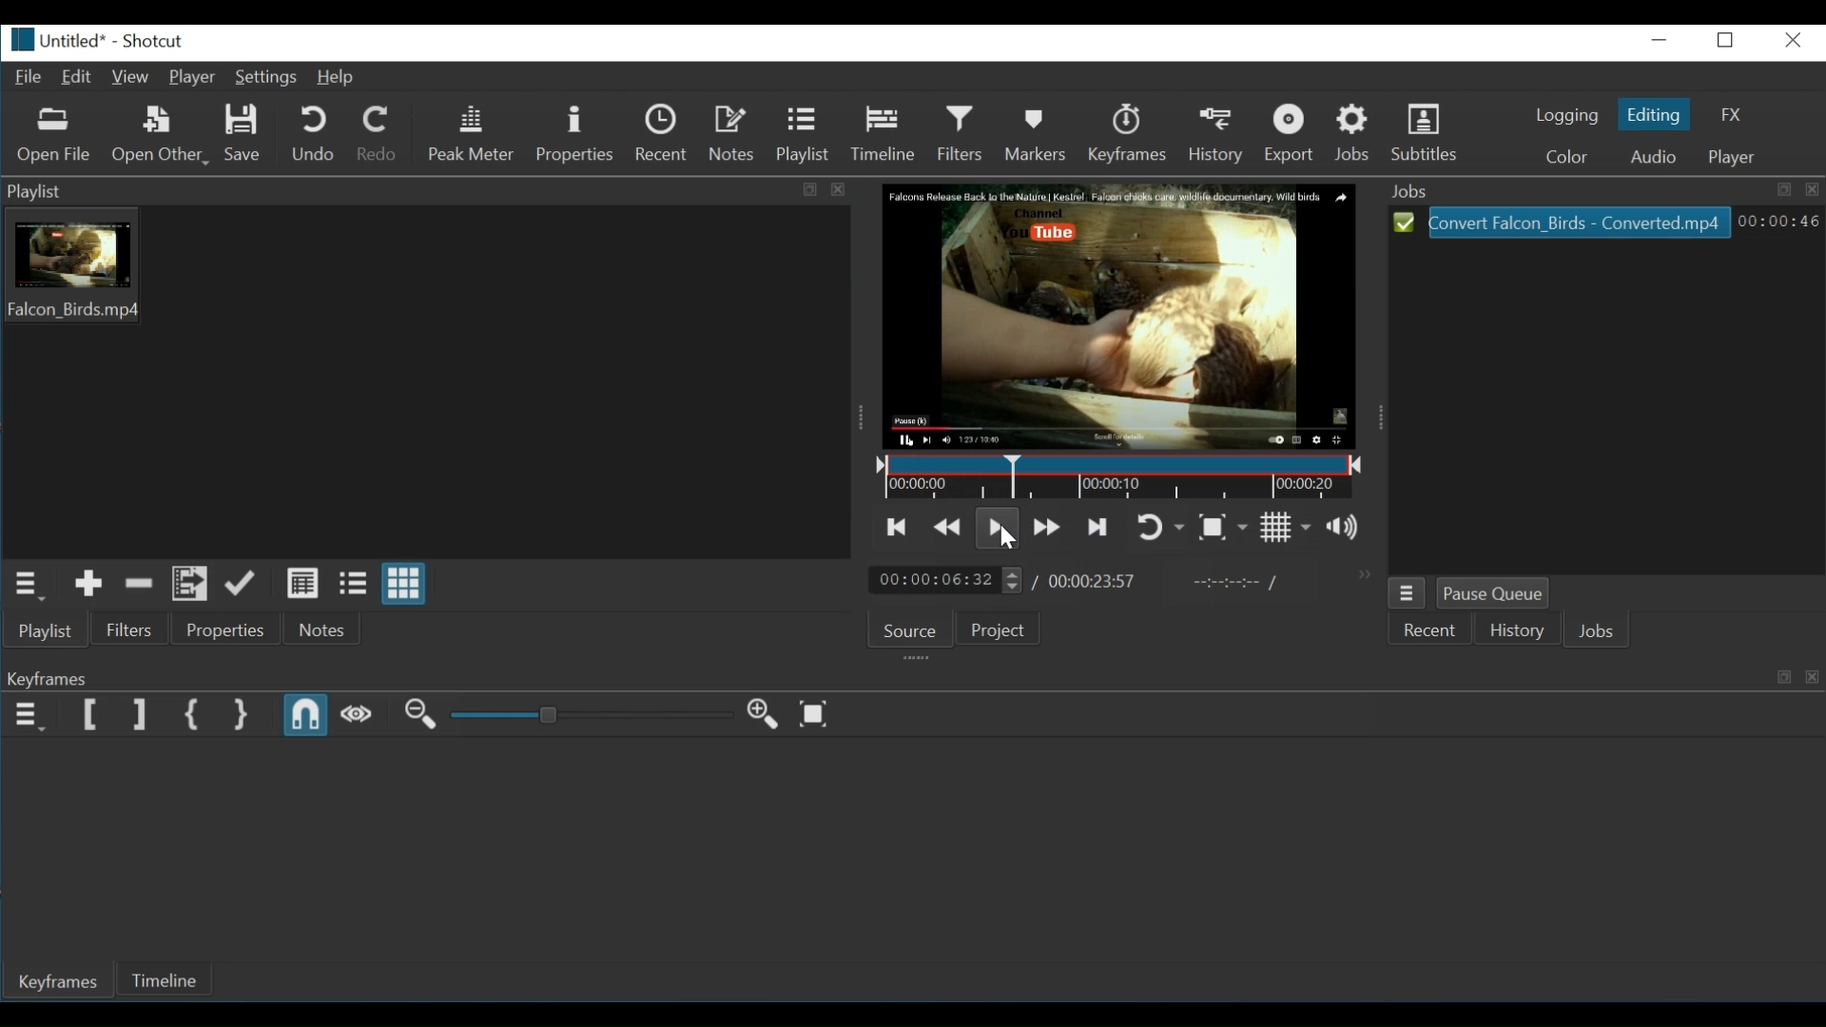  What do you see at coordinates (1568, 117) in the screenshot?
I see `Logging` at bounding box center [1568, 117].